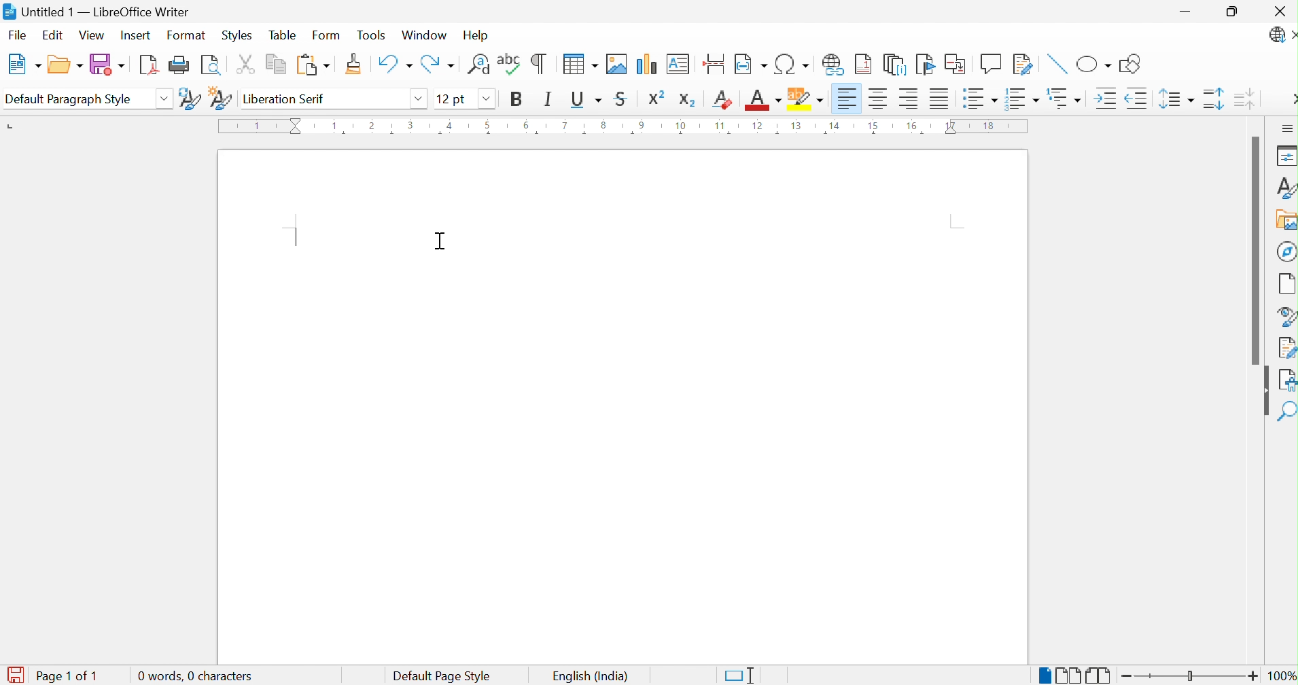 Image resolution: width=1298 pixels, height=685 pixels. Describe the element at coordinates (66, 63) in the screenshot. I see `Open` at that location.